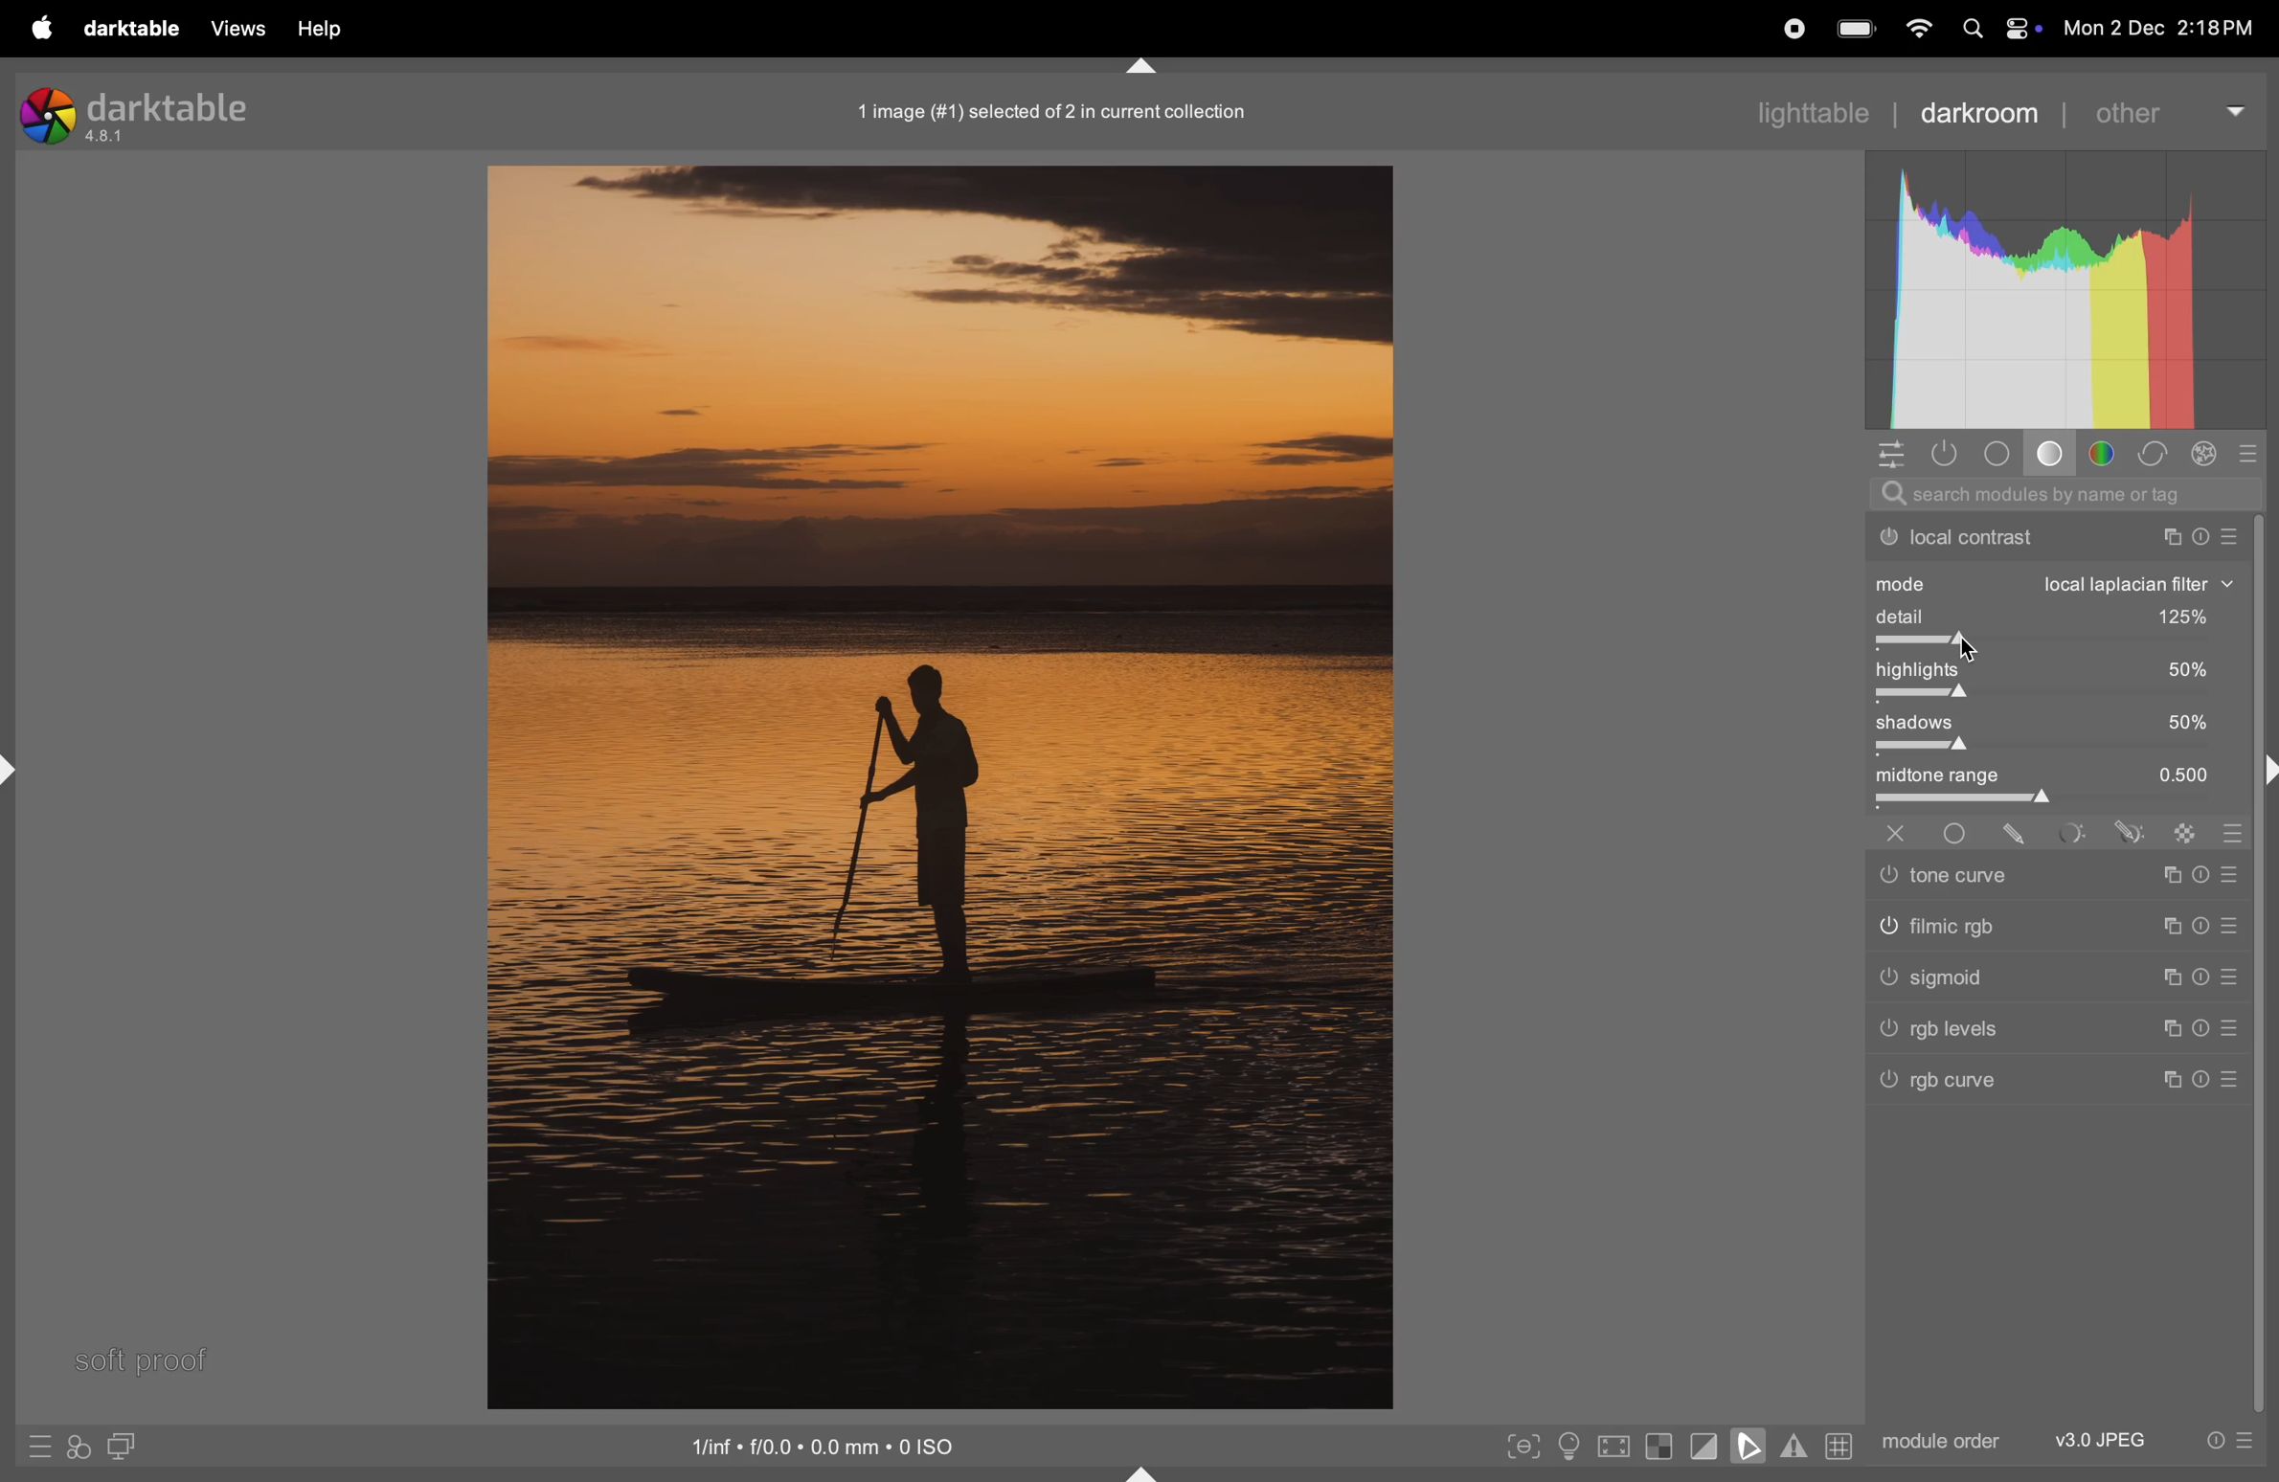 This screenshot has height=1482, width=2279. What do you see at coordinates (2200, 927) in the screenshot?
I see `sign ` at bounding box center [2200, 927].